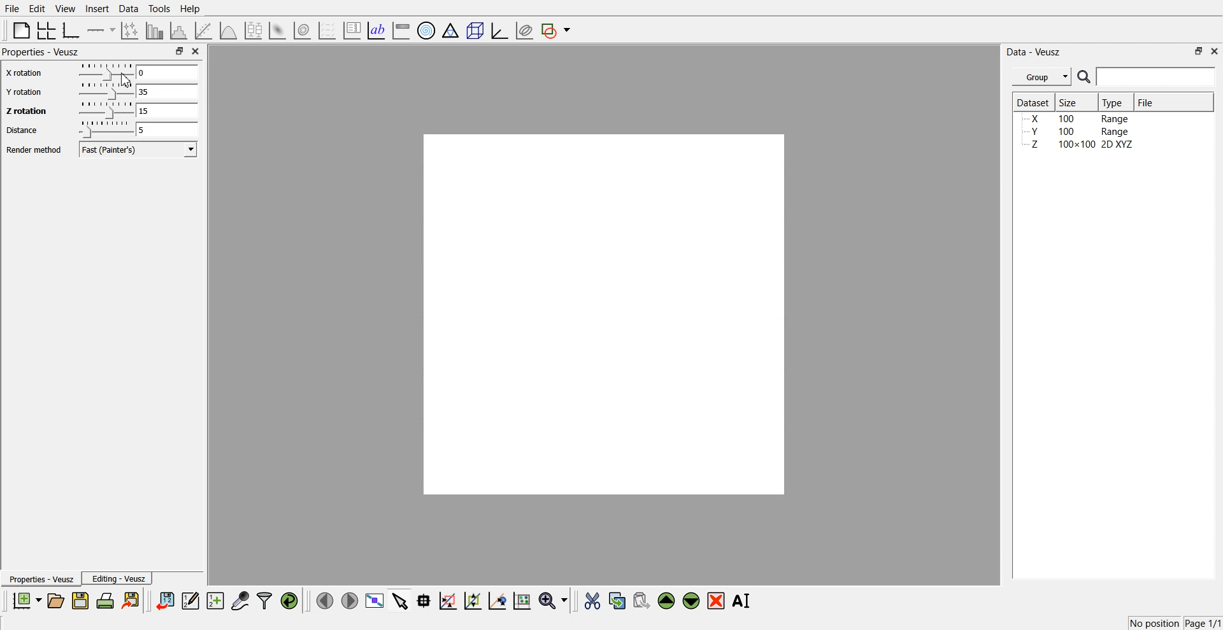 The image size is (1223, 630). Describe the element at coordinates (203, 31) in the screenshot. I see `Fit a function of data` at that location.